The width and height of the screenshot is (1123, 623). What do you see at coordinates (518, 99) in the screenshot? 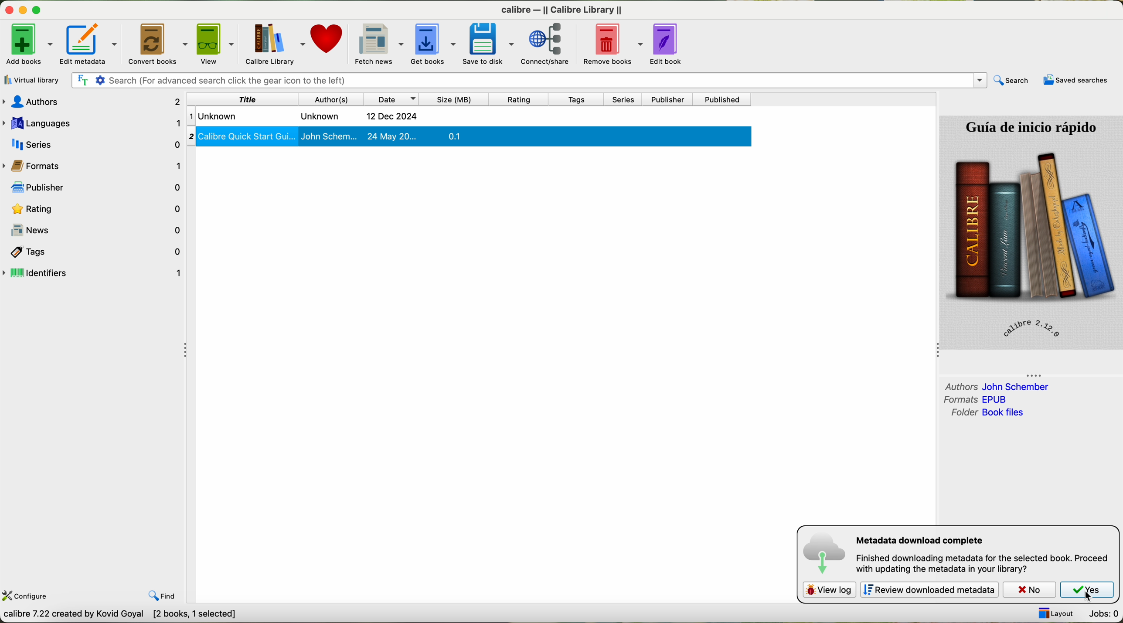
I see `rating` at bounding box center [518, 99].